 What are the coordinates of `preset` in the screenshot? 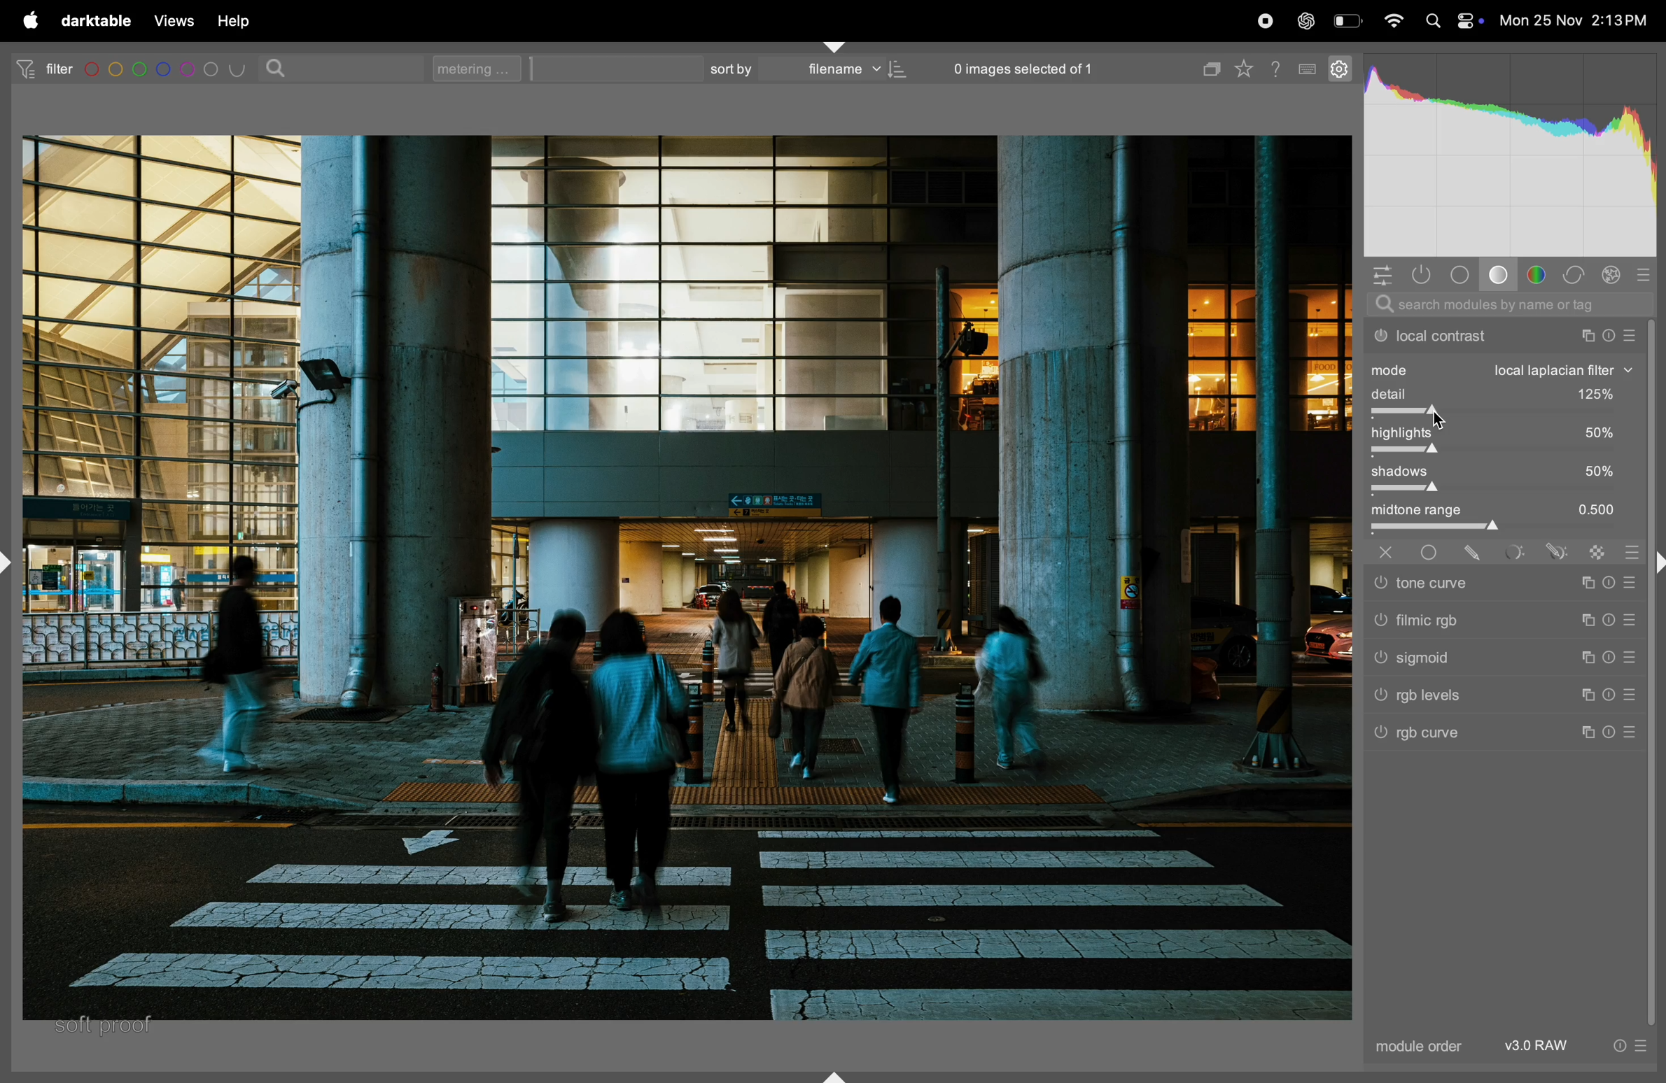 It's located at (1641, 1045).